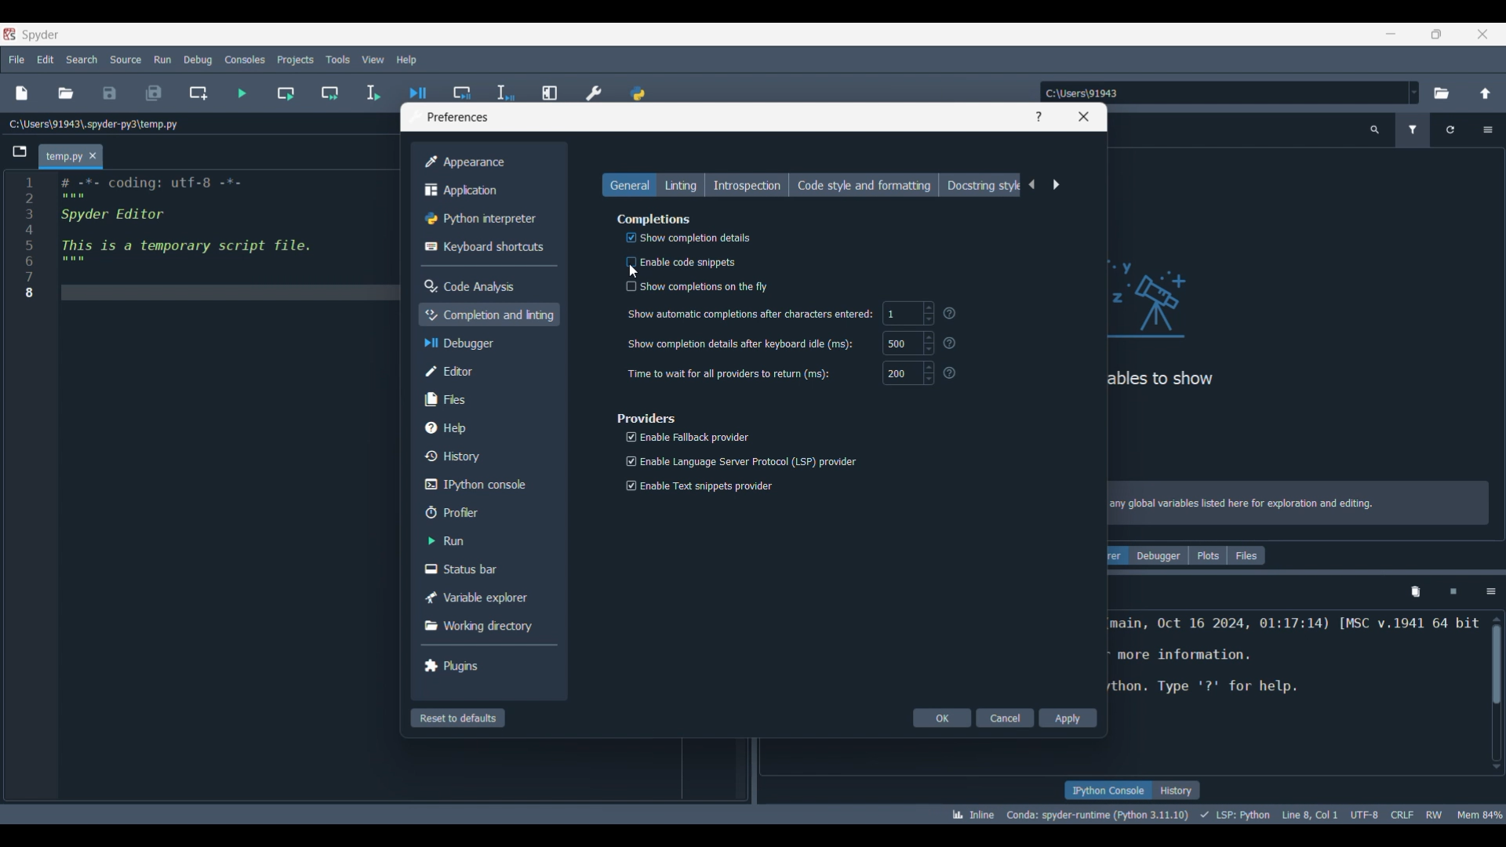 The image size is (1506, 847). Describe the element at coordinates (330, 93) in the screenshot. I see `Run current cell and go to next` at that location.